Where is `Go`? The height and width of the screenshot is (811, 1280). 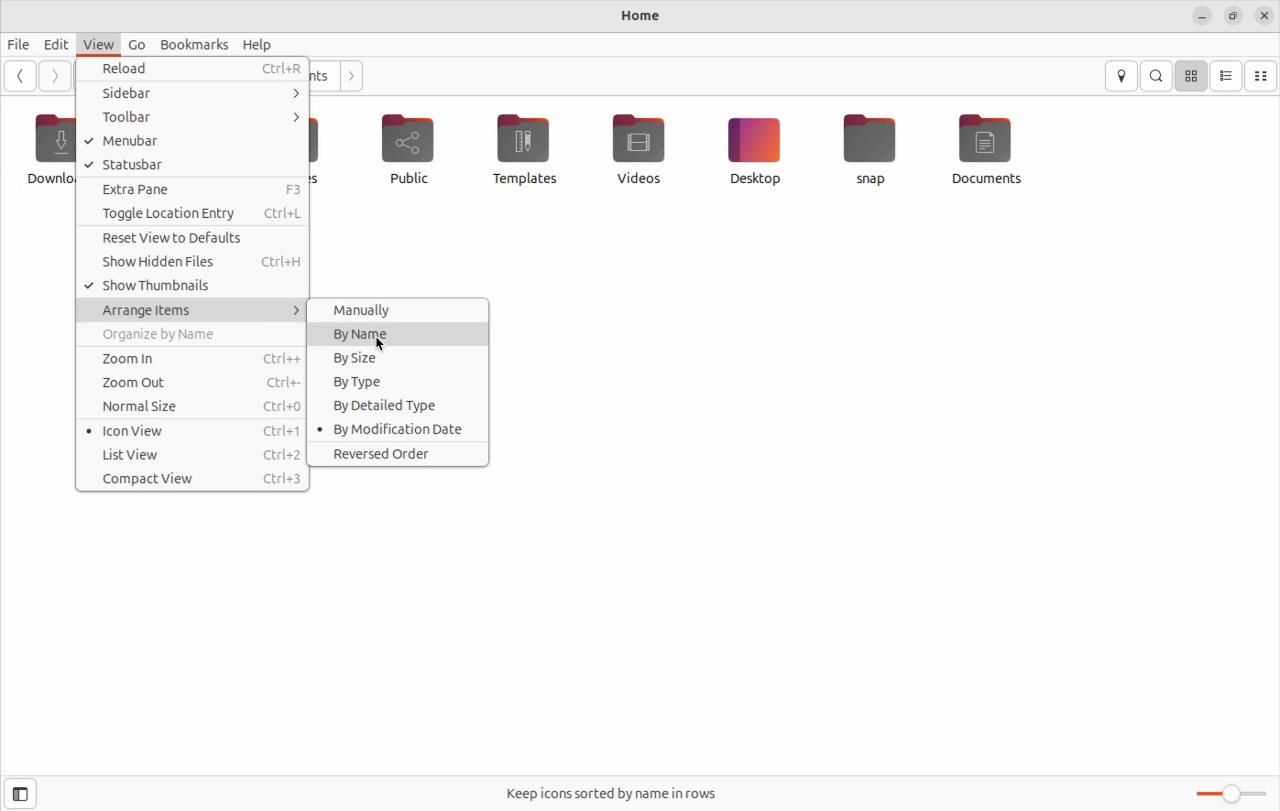 Go is located at coordinates (134, 45).